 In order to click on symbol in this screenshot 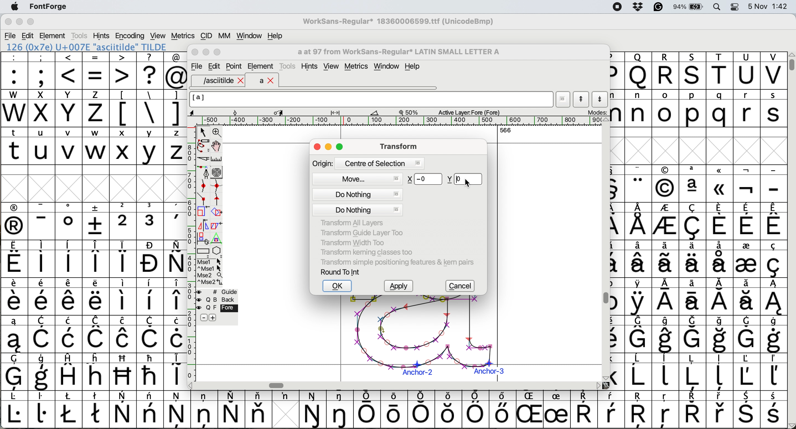, I will do `click(423, 409)`.